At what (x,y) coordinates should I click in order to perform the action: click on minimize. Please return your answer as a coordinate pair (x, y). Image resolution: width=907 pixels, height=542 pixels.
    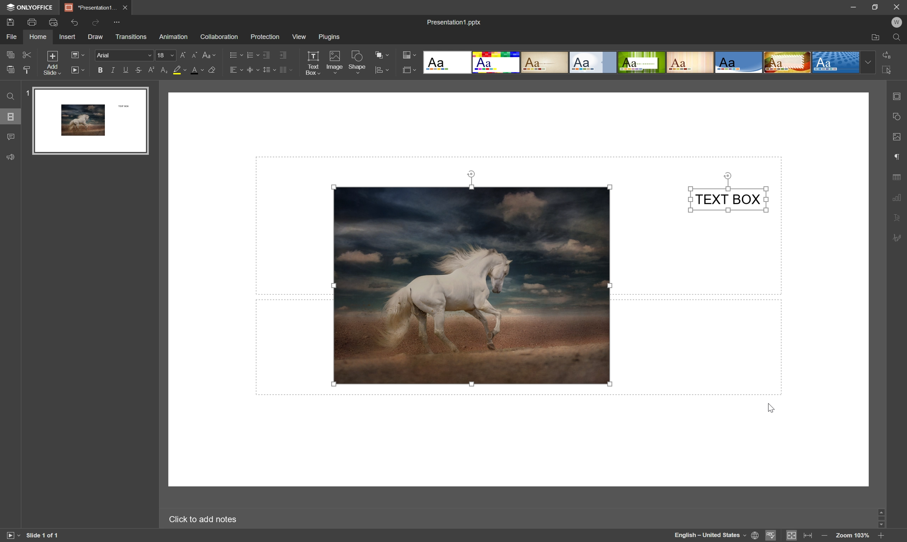
    Looking at the image, I should click on (852, 6).